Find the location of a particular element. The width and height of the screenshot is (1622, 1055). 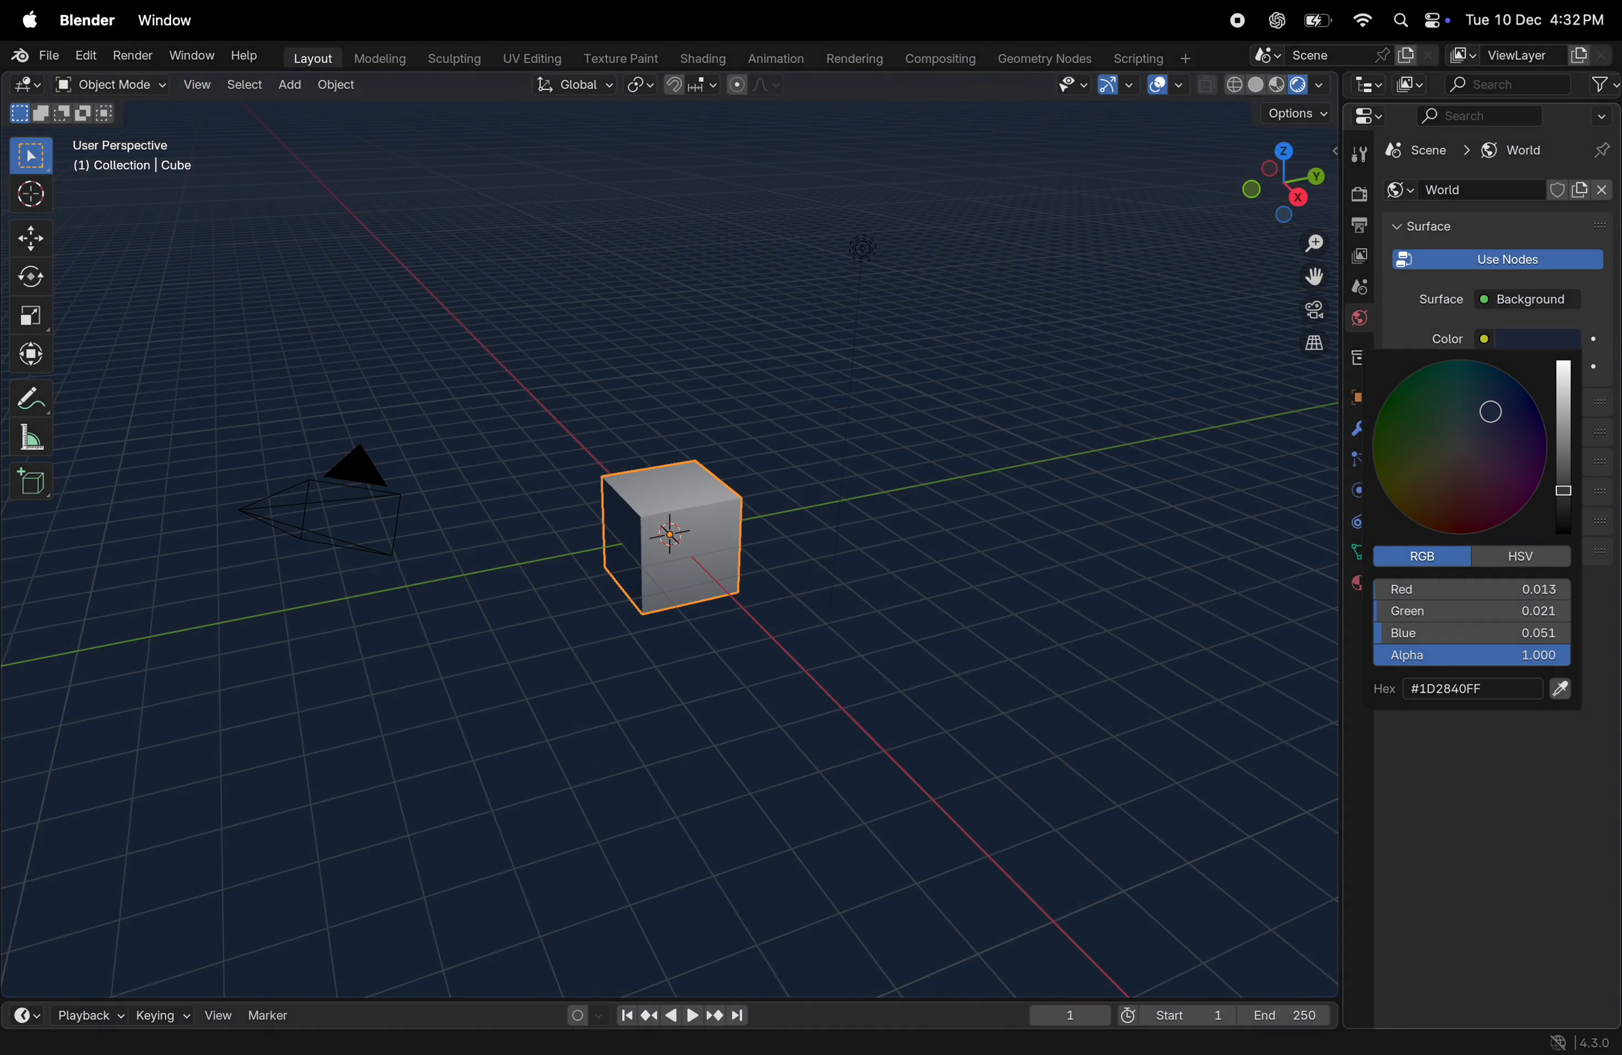

color wheel is located at coordinates (1478, 449).